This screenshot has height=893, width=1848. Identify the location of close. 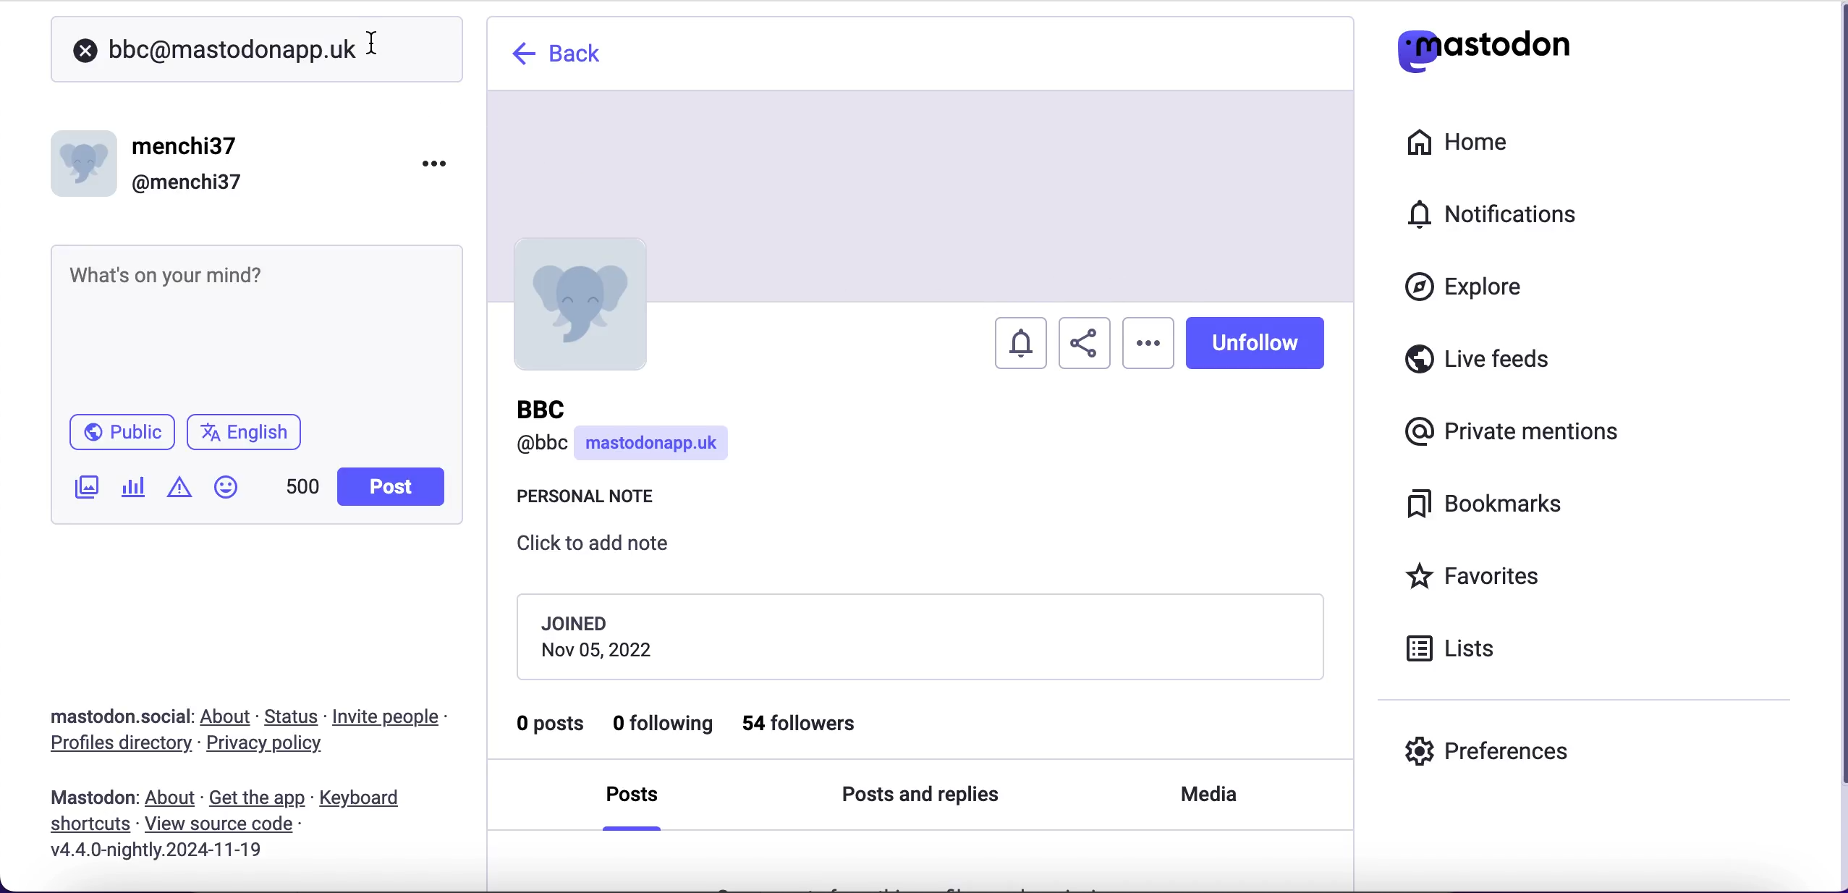
(85, 51).